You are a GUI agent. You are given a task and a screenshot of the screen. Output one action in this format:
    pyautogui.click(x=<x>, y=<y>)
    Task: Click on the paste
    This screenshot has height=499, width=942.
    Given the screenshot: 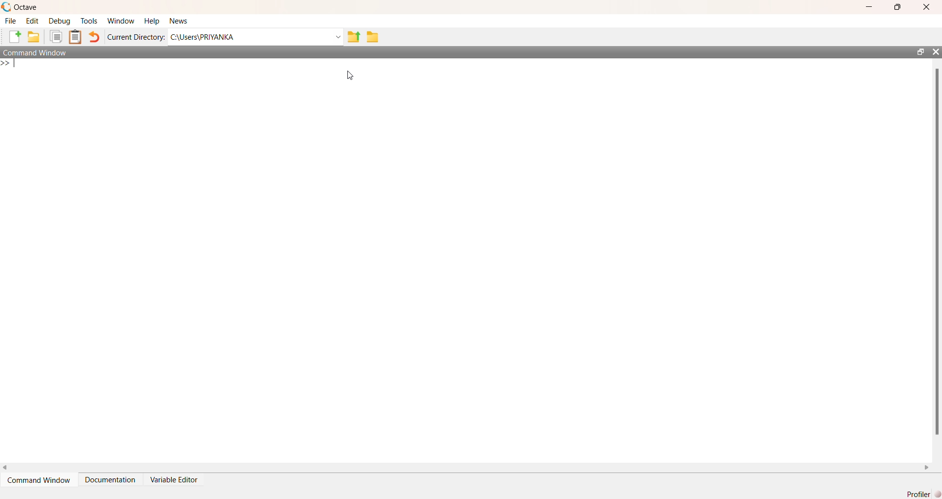 What is the action you would take?
    pyautogui.click(x=76, y=37)
    